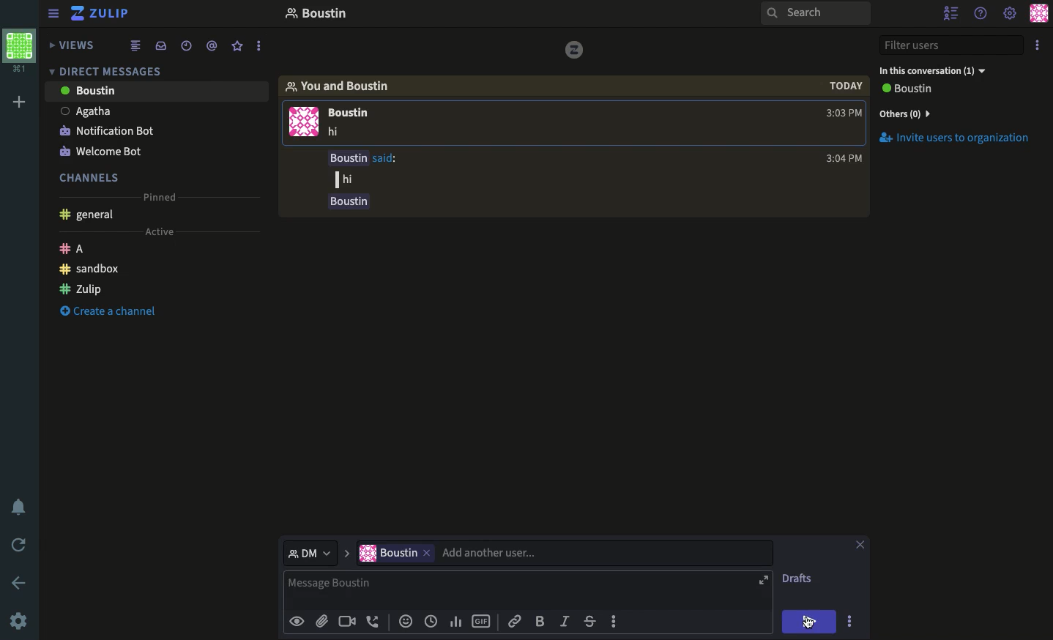  I want to click on Sandbox, so click(92, 269).